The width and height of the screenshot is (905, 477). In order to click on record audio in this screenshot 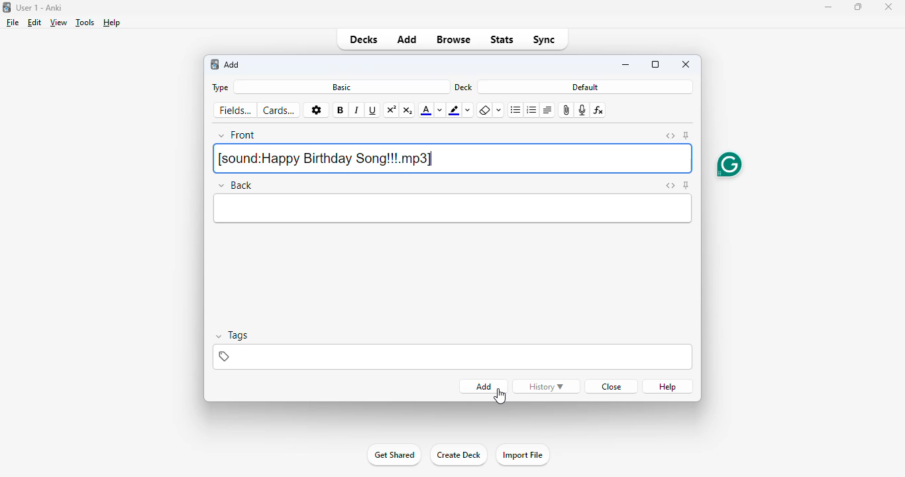, I will do `click(581, 111)`.